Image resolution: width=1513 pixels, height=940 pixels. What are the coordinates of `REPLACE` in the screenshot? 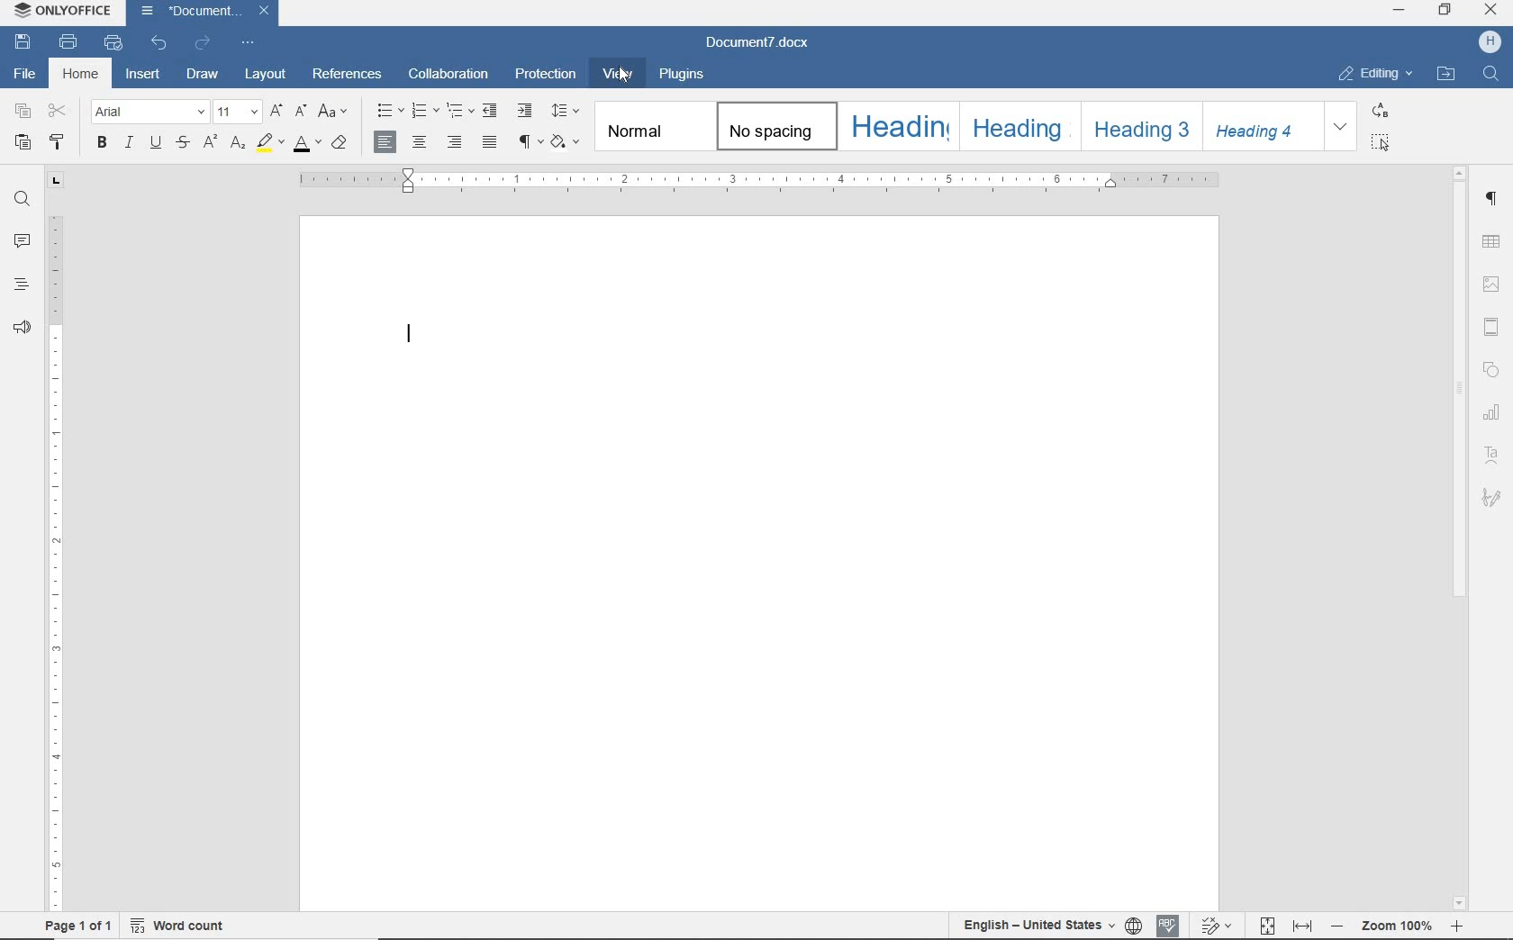 It's located at (1380, 111).